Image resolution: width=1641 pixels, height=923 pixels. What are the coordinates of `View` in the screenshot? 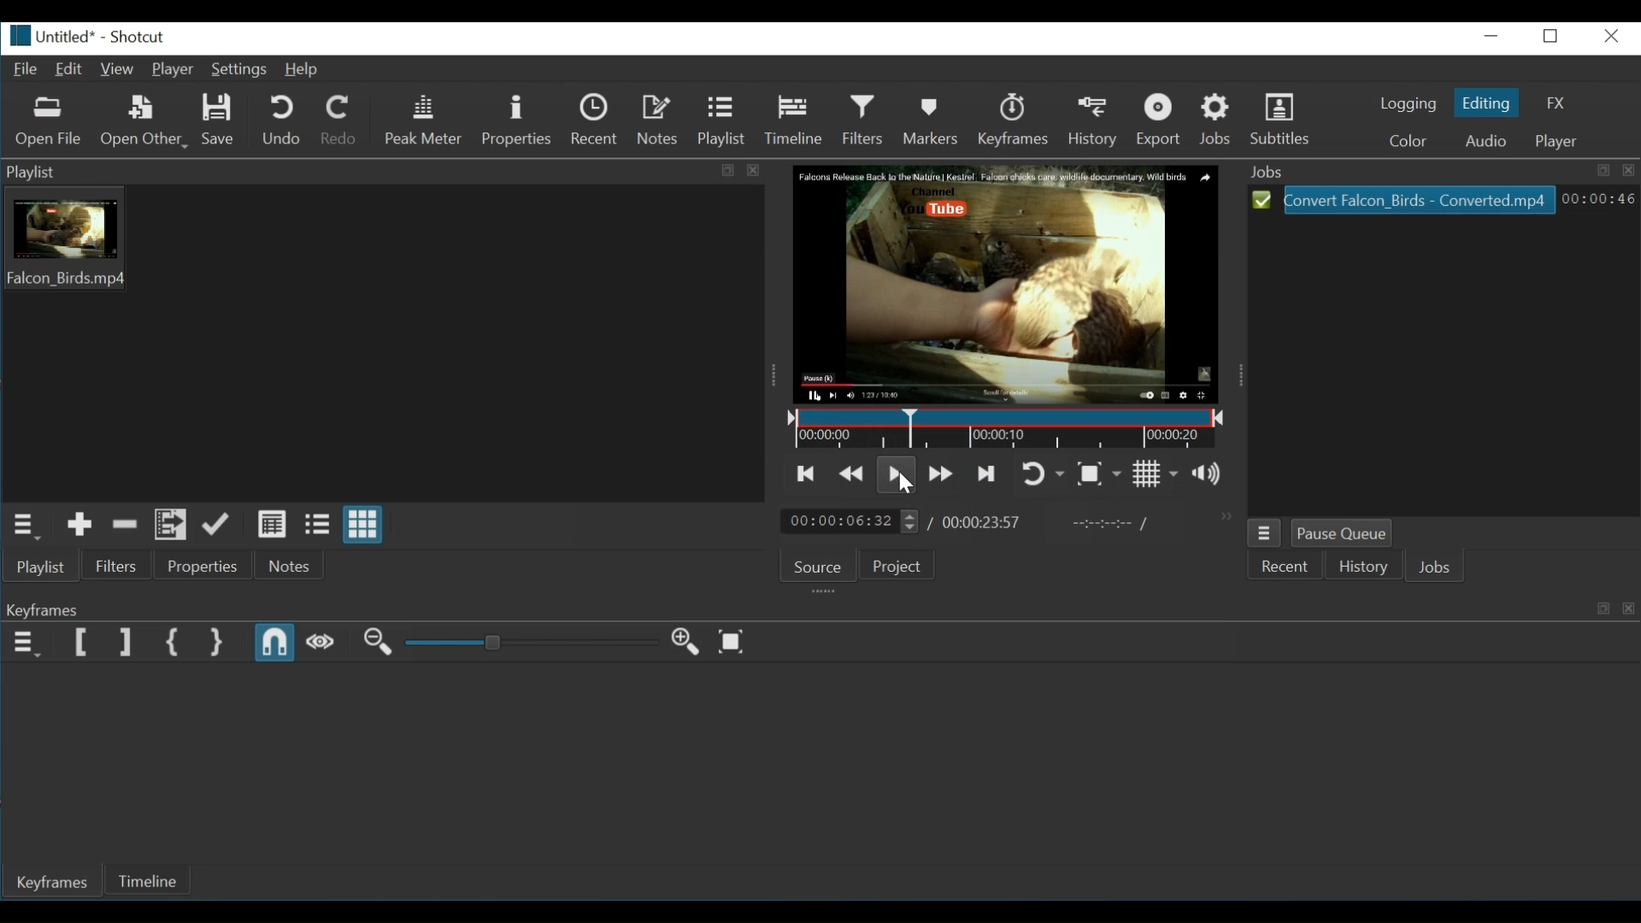 It's located at (117, 68).